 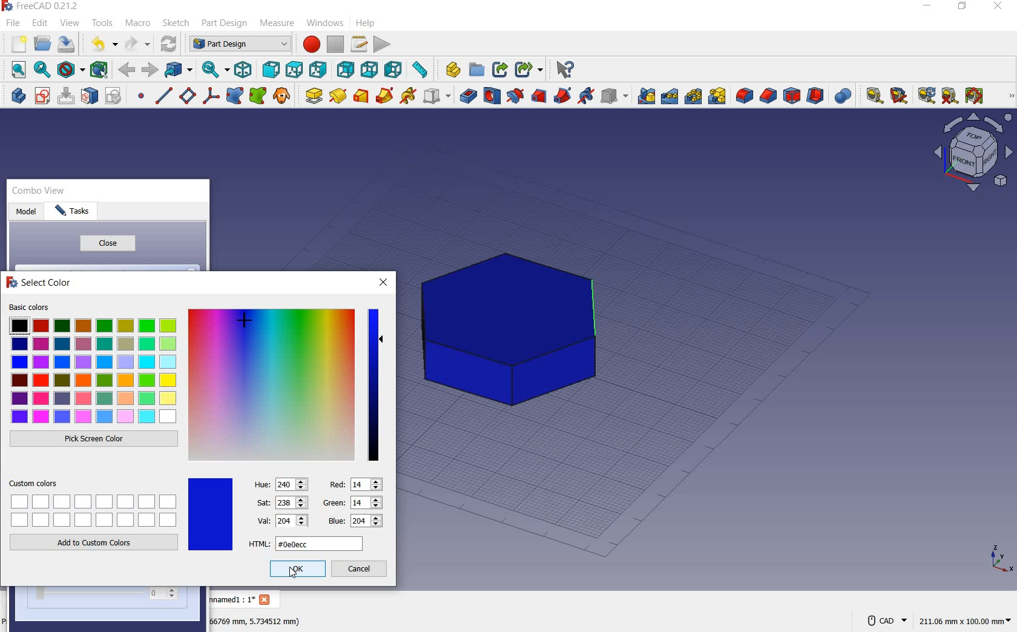 What do you see at coordinates (361, 96) in the screenshot?
I see `additive loft` at bounding box center [361, 96].